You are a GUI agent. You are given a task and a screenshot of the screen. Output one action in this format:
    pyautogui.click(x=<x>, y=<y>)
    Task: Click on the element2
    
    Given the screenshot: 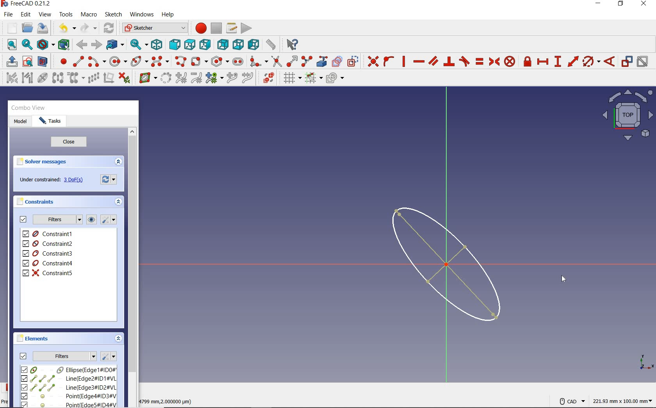 What is the action you would take?
    pyautogui.click(x=68, y=378)
    